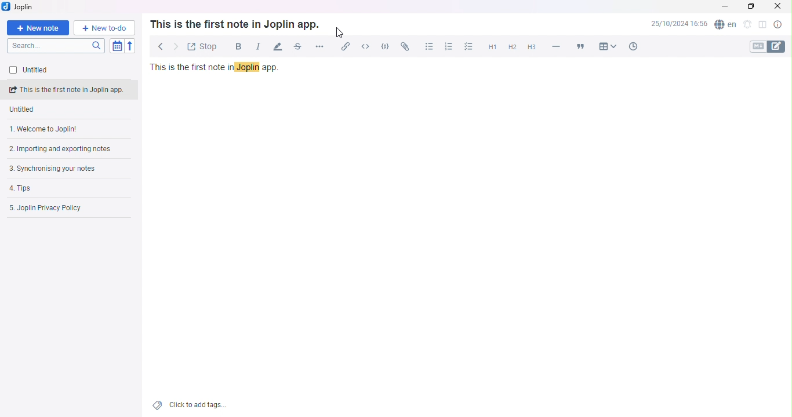 The width and height of the screenshot is (792, 417). What do you see at coordinates (158, 44) in the screenshot?
I see `Back` at bounding box center [158, 44].